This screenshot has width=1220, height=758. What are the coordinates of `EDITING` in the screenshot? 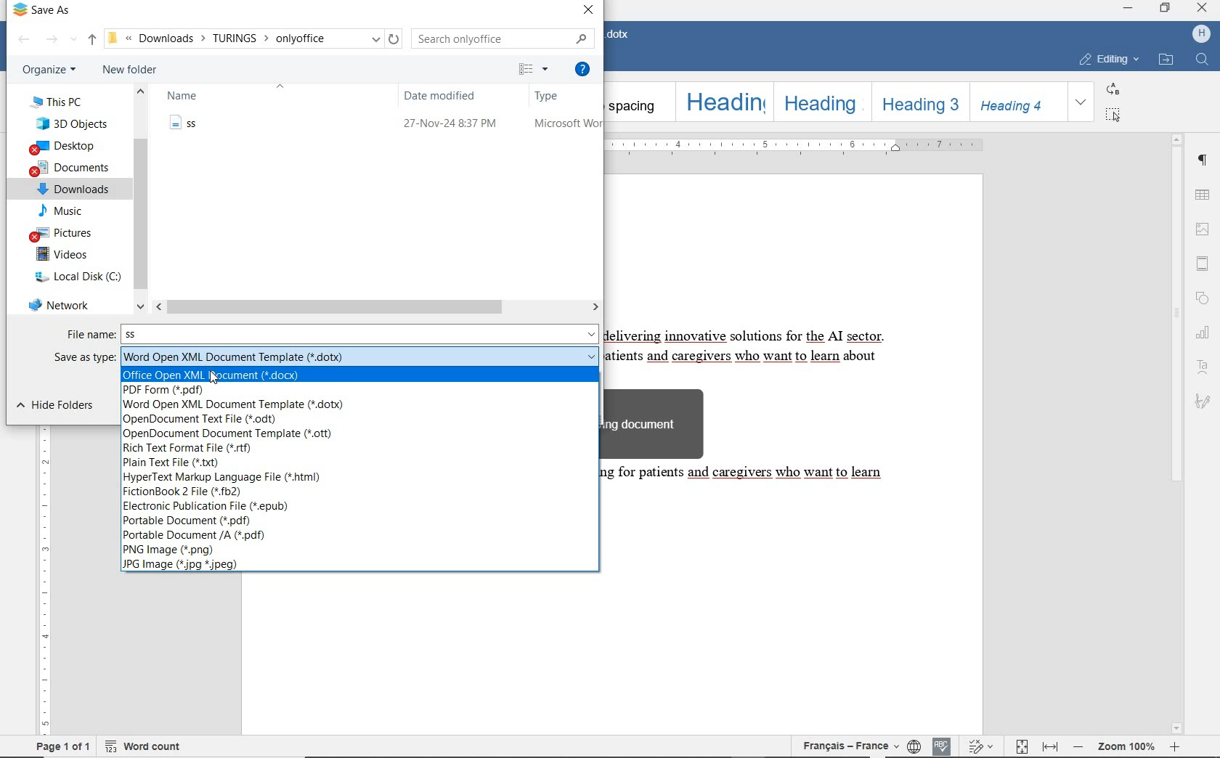 It's located at (1107, 57).